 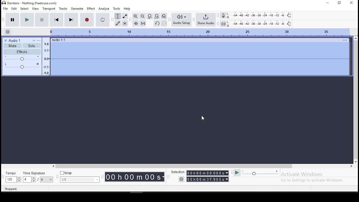 What do you see at coordinates (118, 16) in the screenshot?
I see `selection tool` at bounding box center [118, 16].